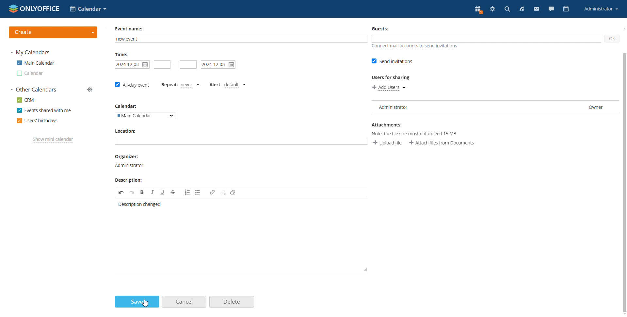 Image resolution: width=627 pixels, height=317 pixels. Describe the element at coordinates (25, 100) in the screenshot. I see `crm` at that location.